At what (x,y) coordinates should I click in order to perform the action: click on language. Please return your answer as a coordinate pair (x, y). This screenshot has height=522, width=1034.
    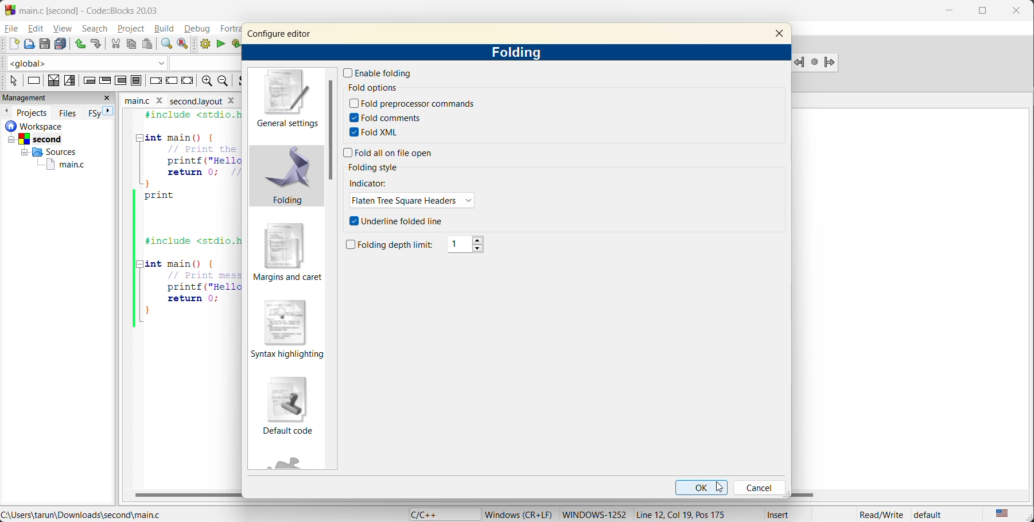
    Looking at the image, I should click on (438, 514).